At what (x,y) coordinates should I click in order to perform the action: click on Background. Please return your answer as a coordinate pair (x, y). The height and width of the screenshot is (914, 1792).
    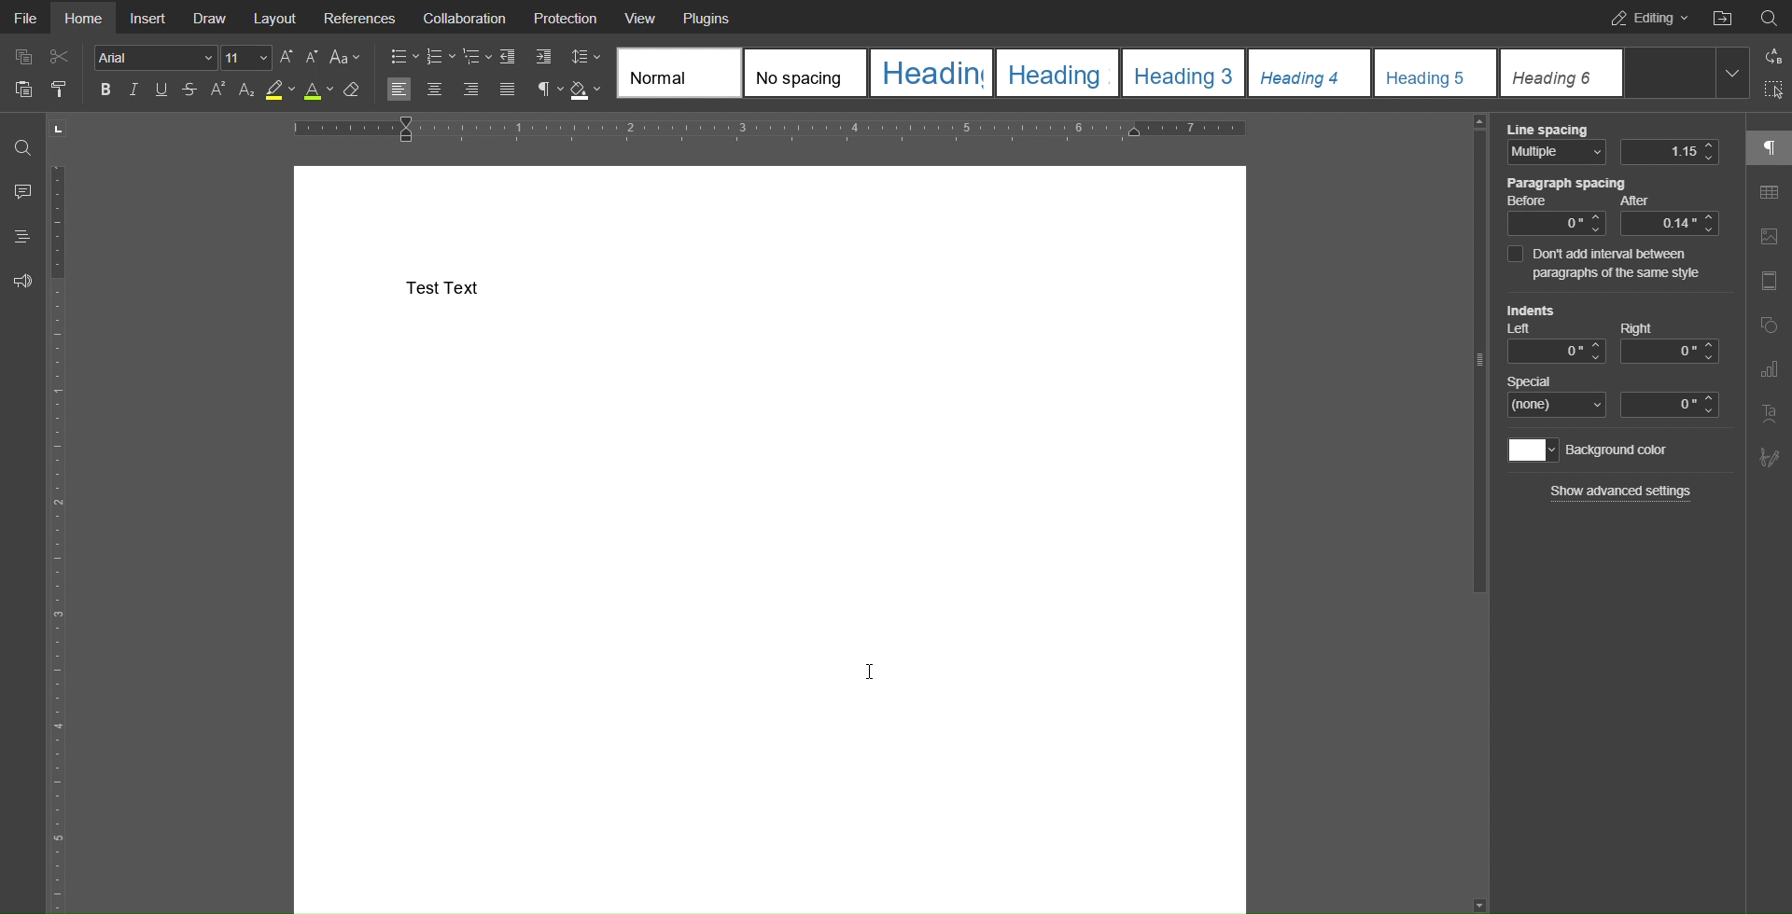
    Looking at the image, I should click on (1591, 450).